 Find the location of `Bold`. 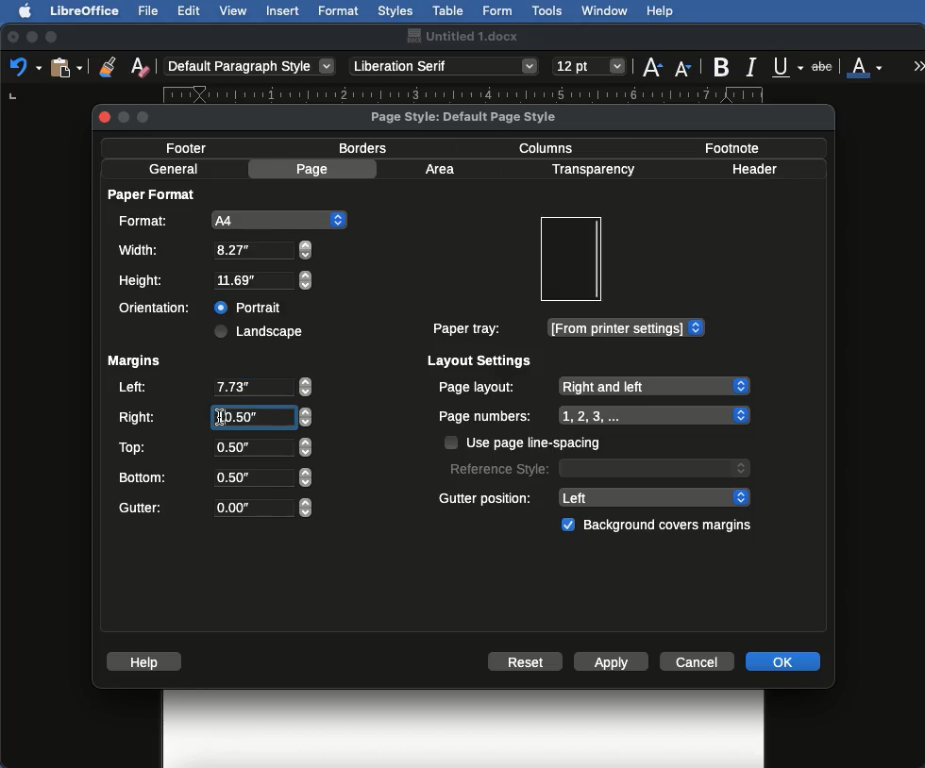

Bold is located at coordinates (723, 67).